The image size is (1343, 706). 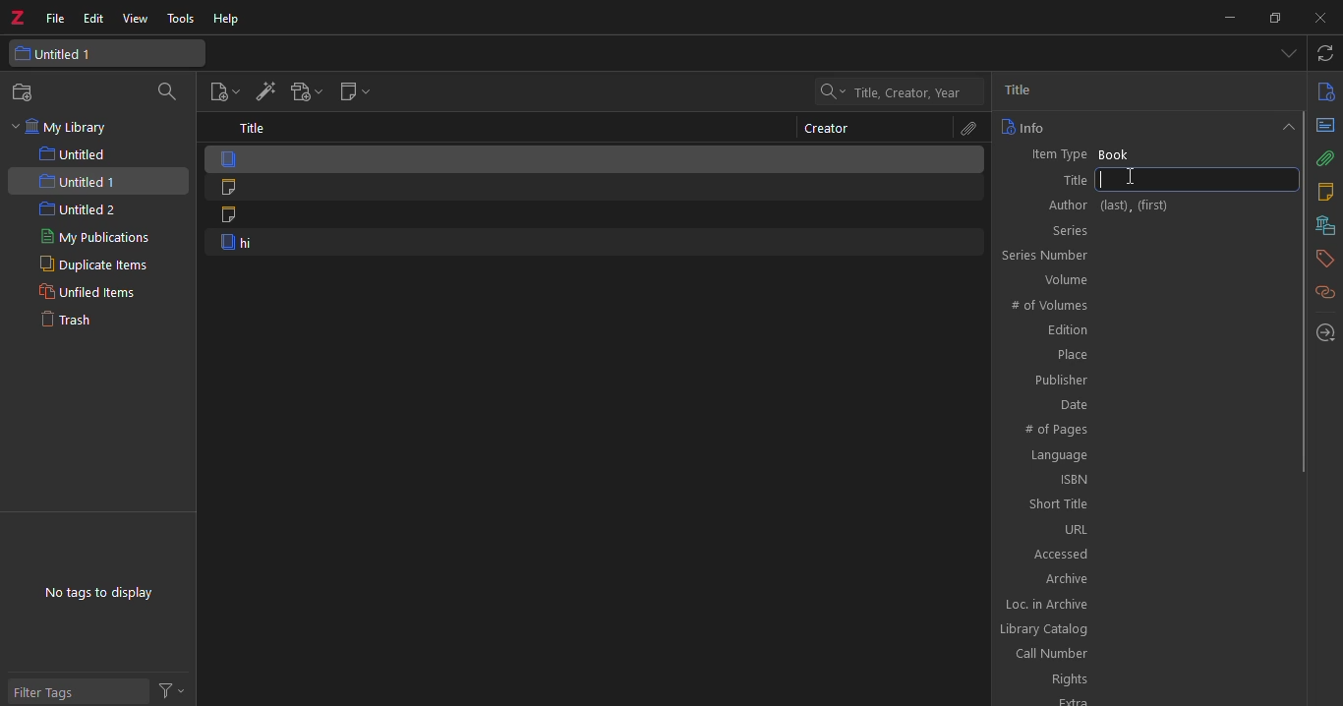 I want to click on expand, so click(x=1285, y=125).